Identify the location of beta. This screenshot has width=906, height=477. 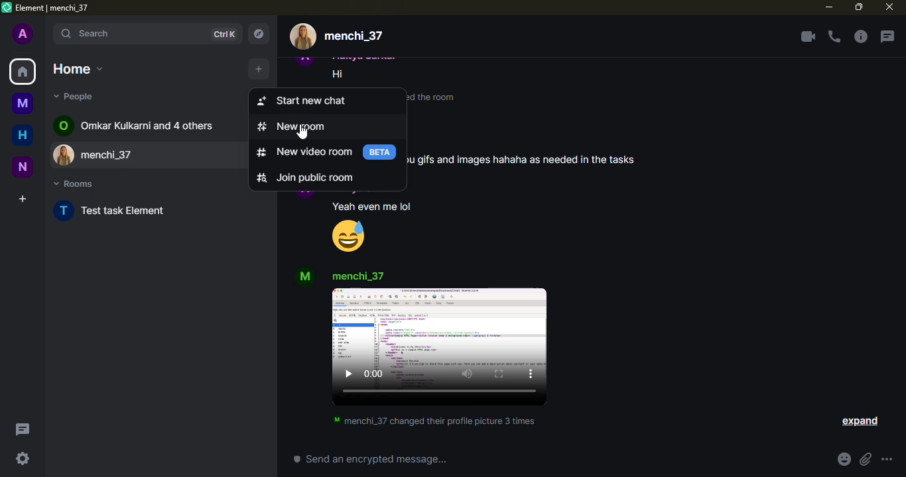
(379, 152).